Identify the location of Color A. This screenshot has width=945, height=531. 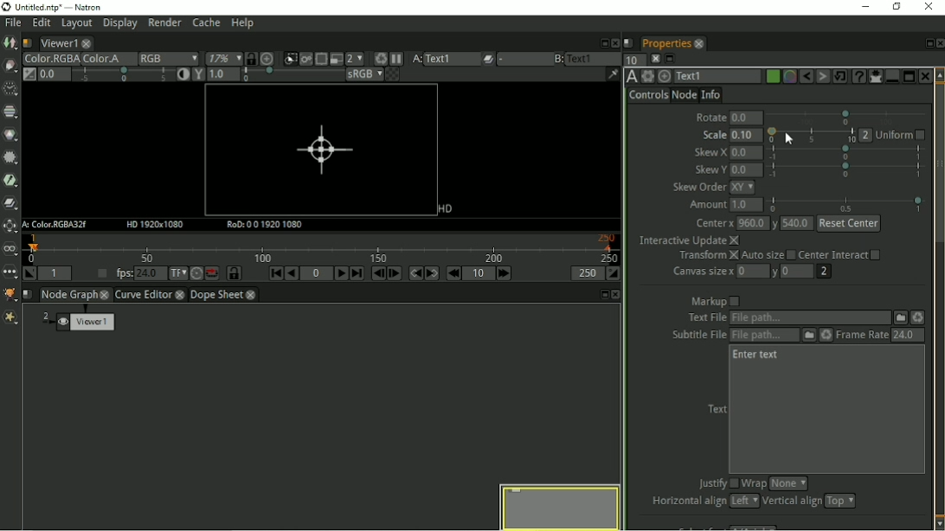
(103, 59).